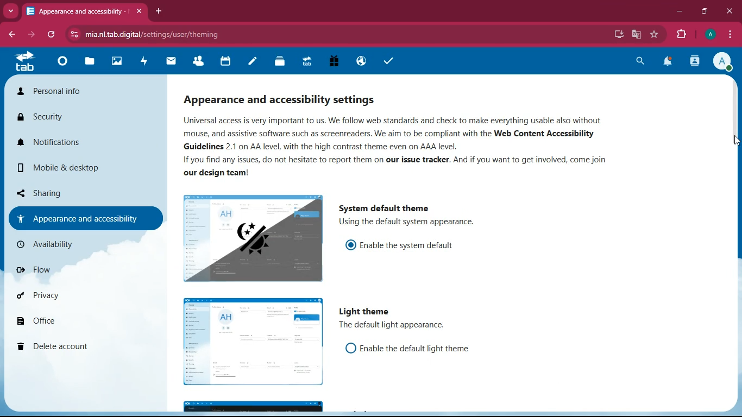 The image size is (742, 417). Describe the element at coordinates (727, 143) in the screenshot. I see `cursor` at that location.